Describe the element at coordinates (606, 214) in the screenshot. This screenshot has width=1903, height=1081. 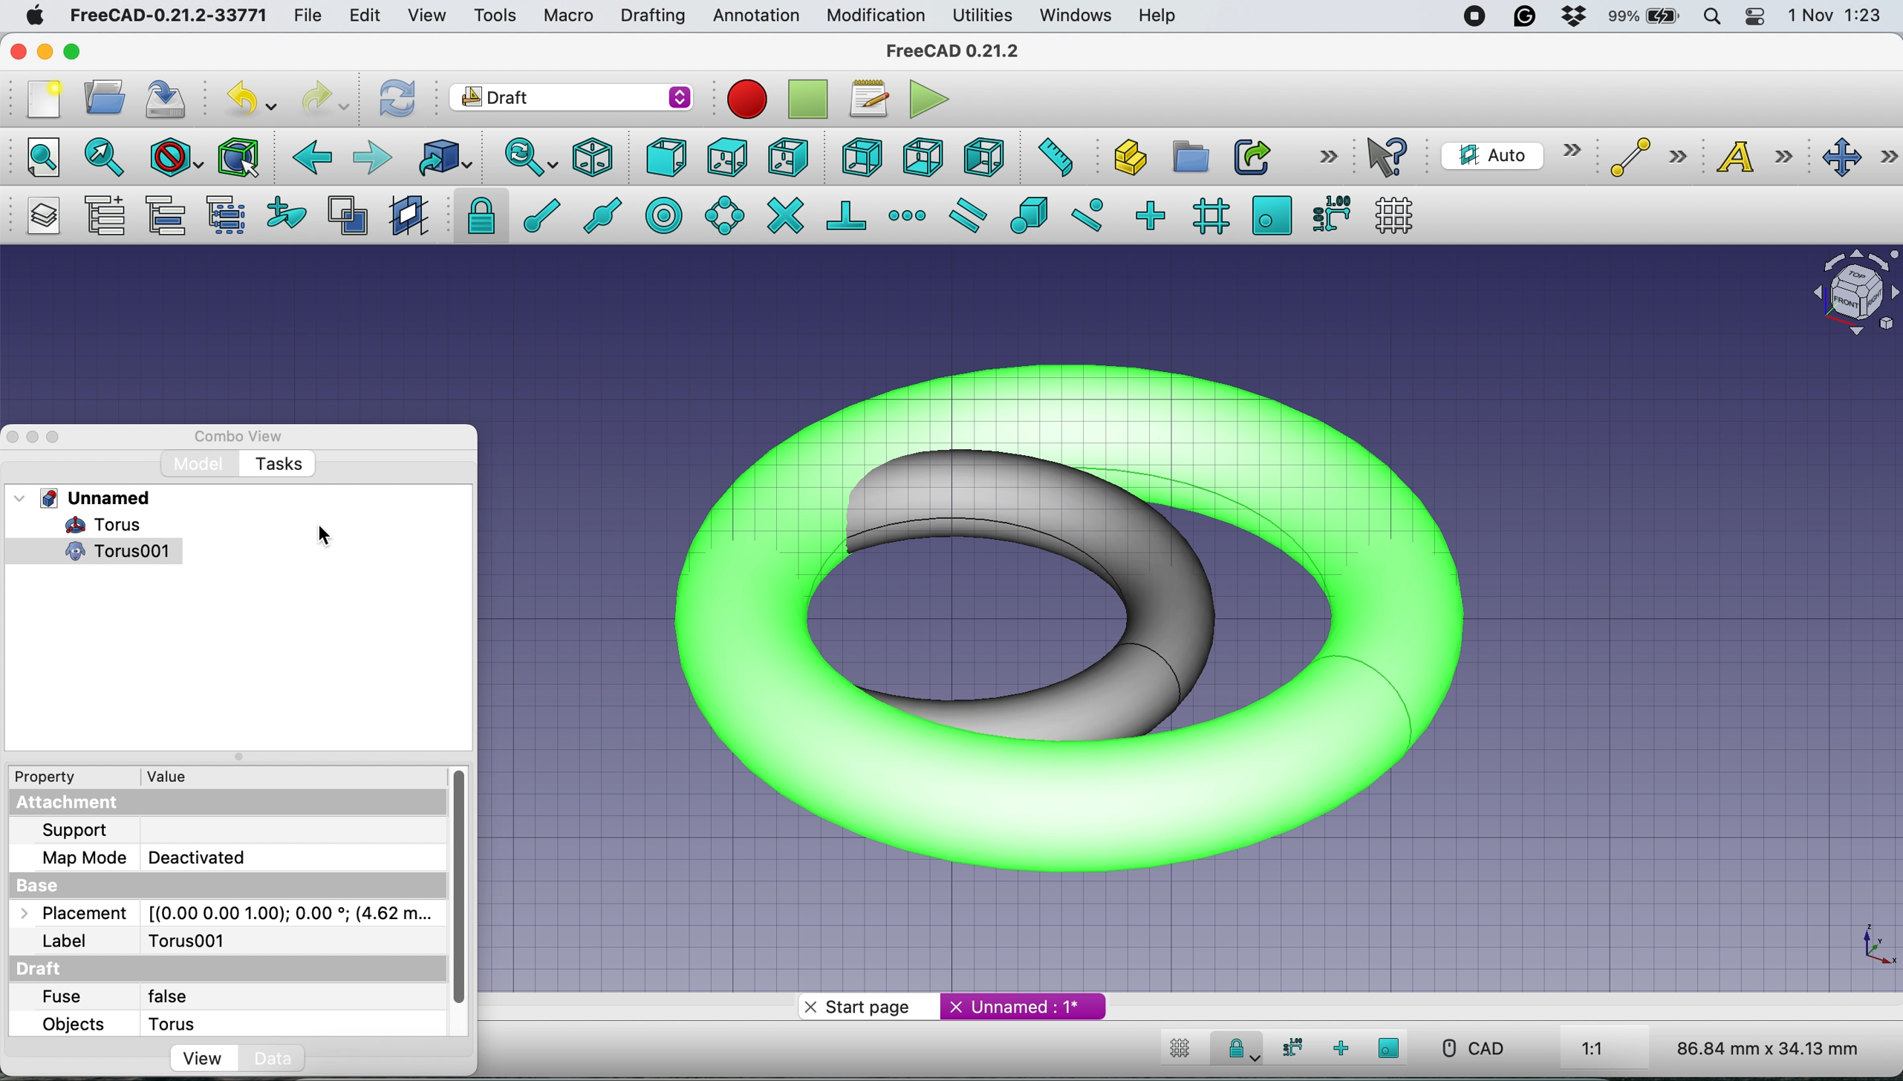
I see `snap midpoint` at that location.